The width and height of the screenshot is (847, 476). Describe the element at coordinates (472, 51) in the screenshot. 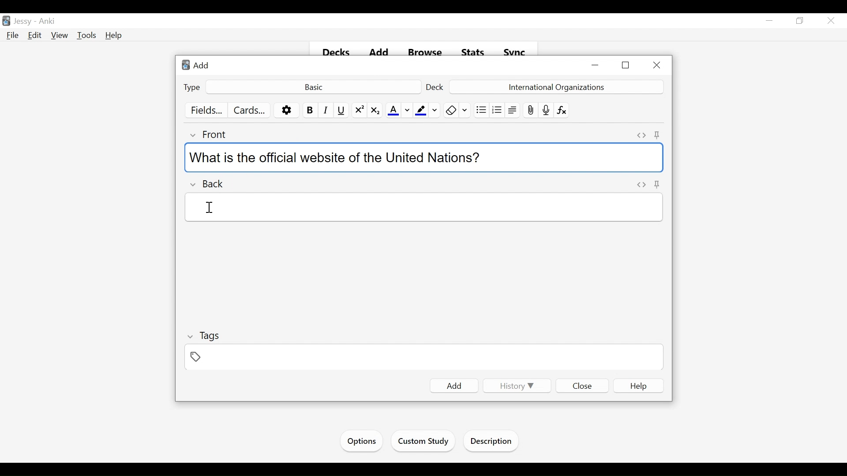

I see `Stats` at that location.